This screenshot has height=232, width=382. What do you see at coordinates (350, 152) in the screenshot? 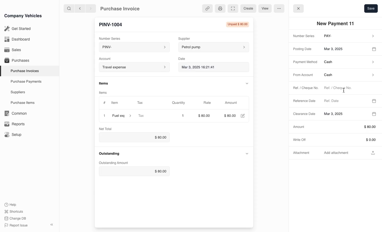
I see ` Add attachment` at bounding box center [350, 152].